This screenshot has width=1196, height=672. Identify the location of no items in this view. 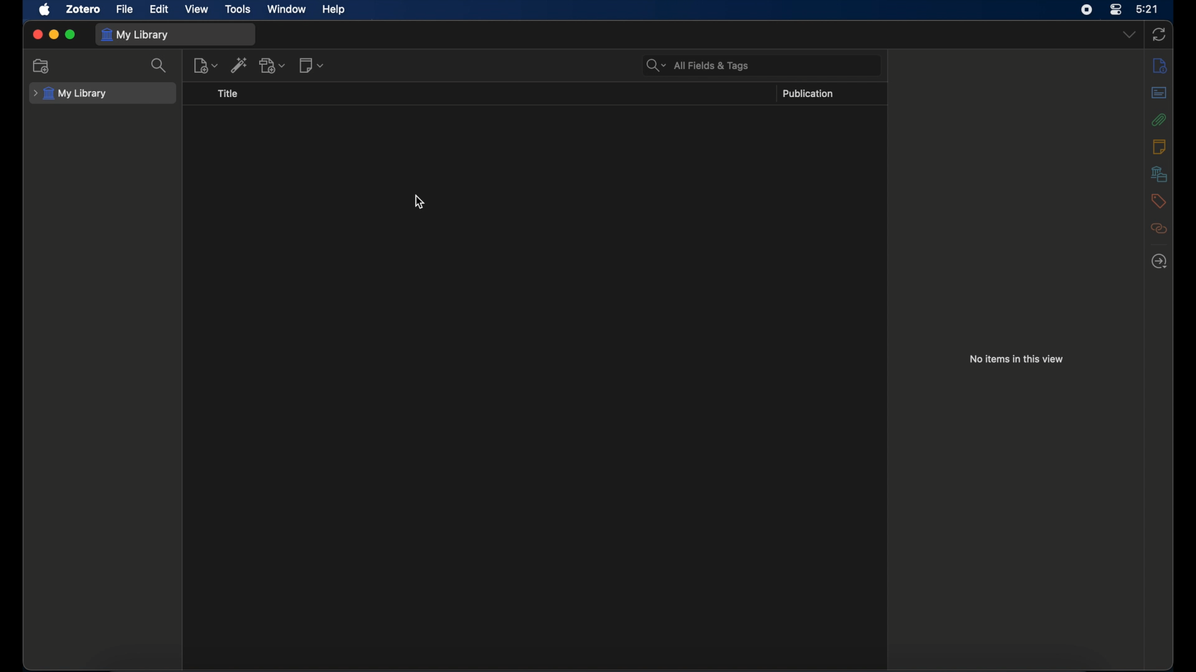
(1017, 358).